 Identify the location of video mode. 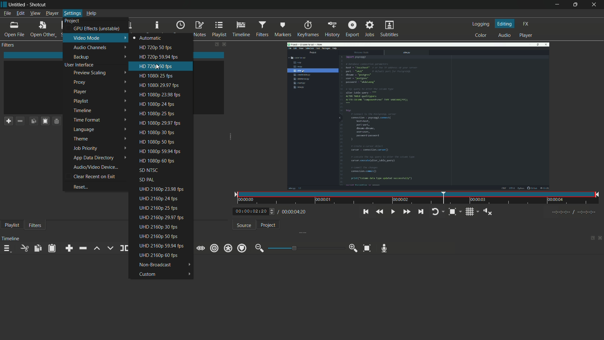
(96, 38).